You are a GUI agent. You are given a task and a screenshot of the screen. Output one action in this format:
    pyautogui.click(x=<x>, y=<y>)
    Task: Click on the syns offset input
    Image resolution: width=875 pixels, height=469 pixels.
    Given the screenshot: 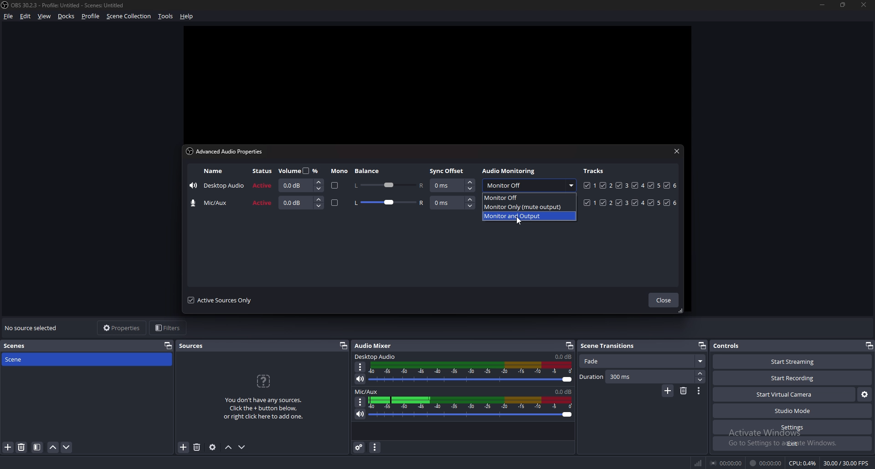 What is the action you would take?
    pyautogui.click(x=453, y=203)
    